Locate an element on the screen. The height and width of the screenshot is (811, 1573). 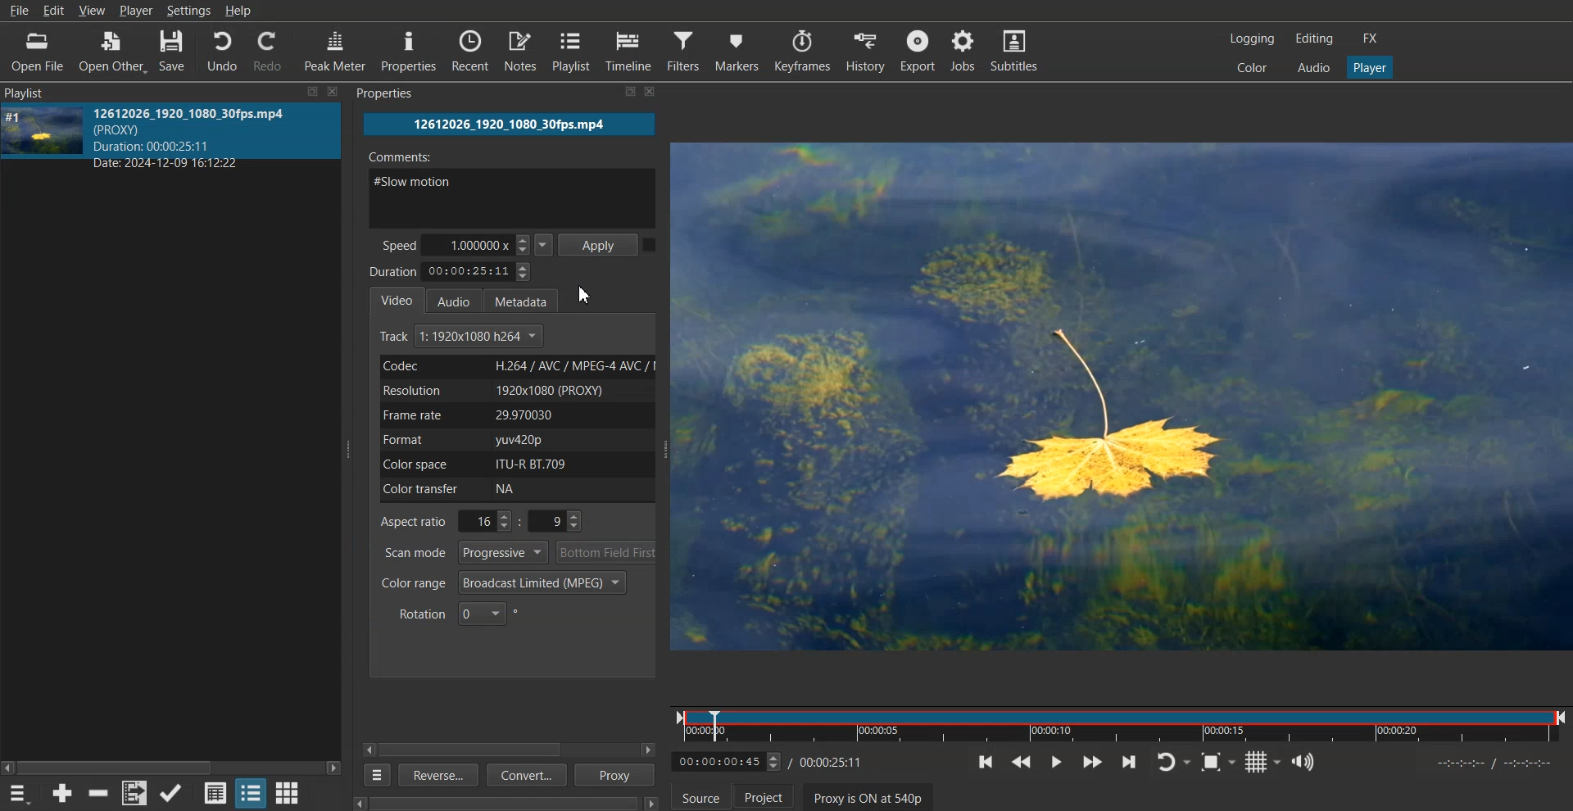
Adjust Speed  is located at coordinates (468, 244).